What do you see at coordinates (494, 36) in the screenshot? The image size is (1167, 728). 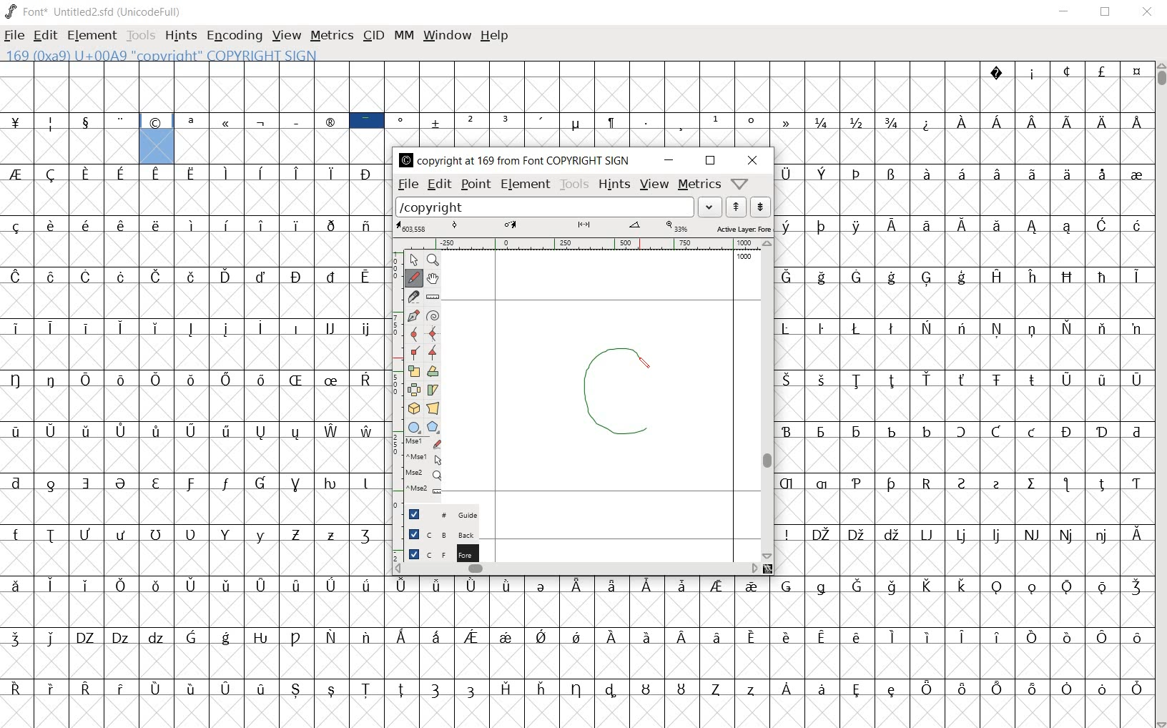 I see `help` at bounding box center [494, 36].